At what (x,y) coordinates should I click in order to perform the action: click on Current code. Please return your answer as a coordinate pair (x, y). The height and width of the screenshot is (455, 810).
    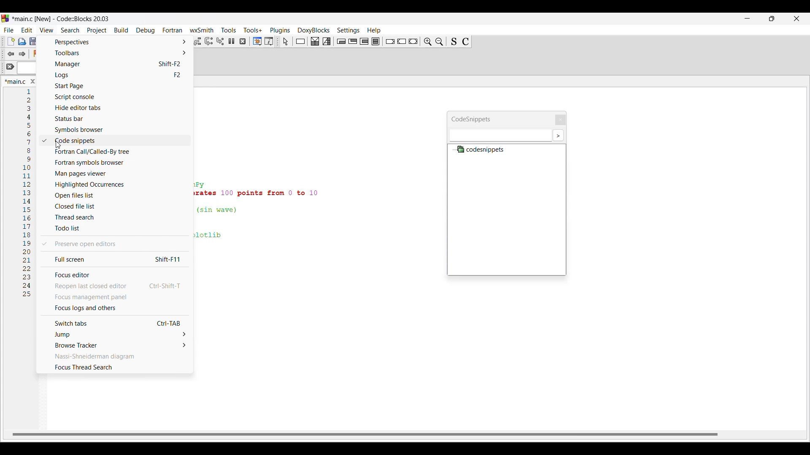
    Looking at the image, I should click on (282, 194).